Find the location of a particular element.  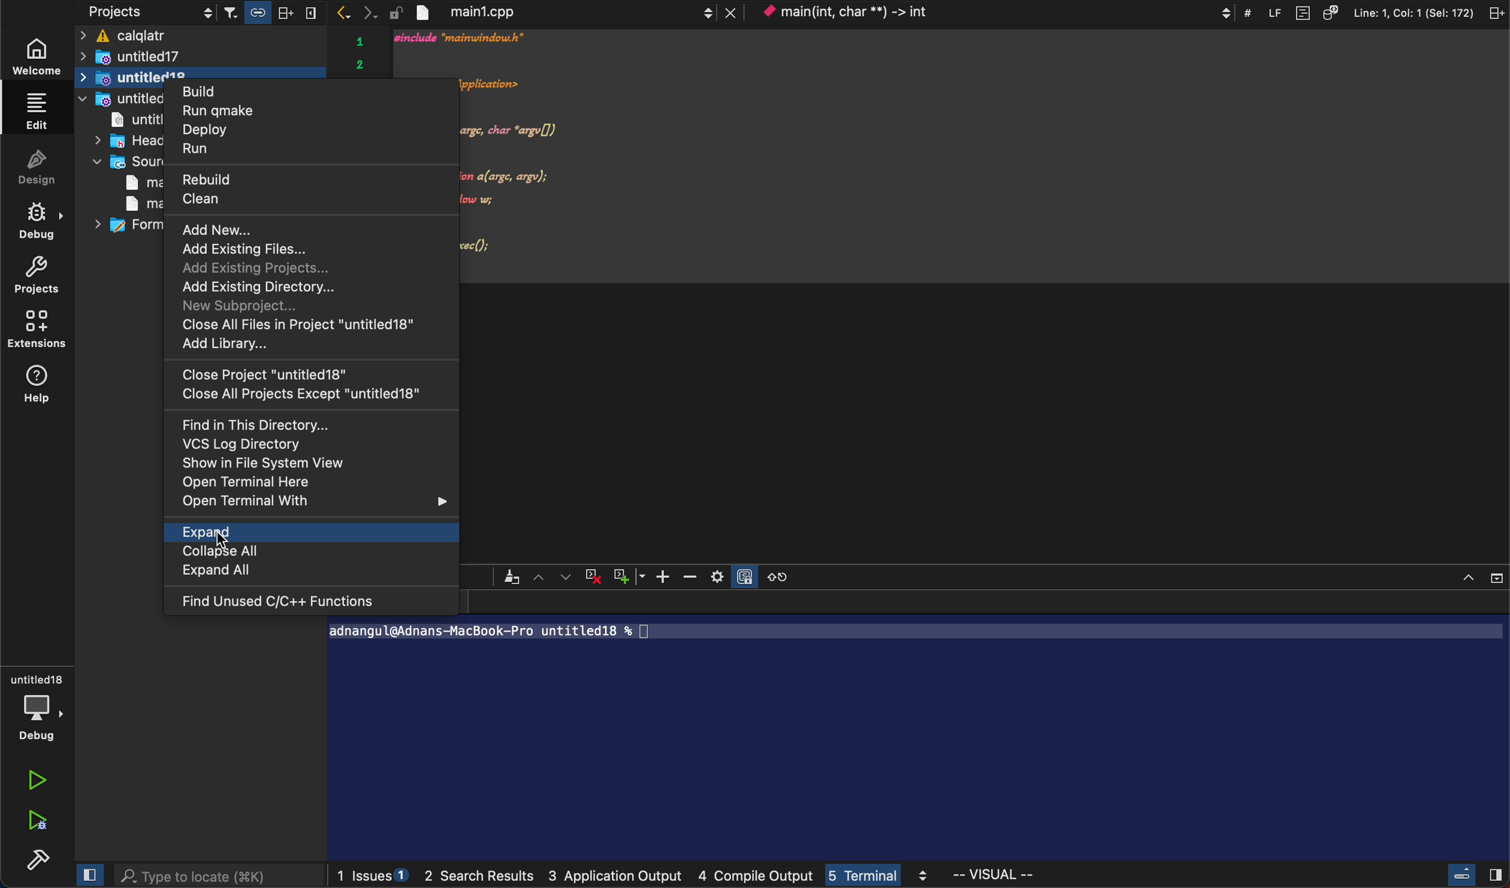

run is located at coordinates (36, 782).